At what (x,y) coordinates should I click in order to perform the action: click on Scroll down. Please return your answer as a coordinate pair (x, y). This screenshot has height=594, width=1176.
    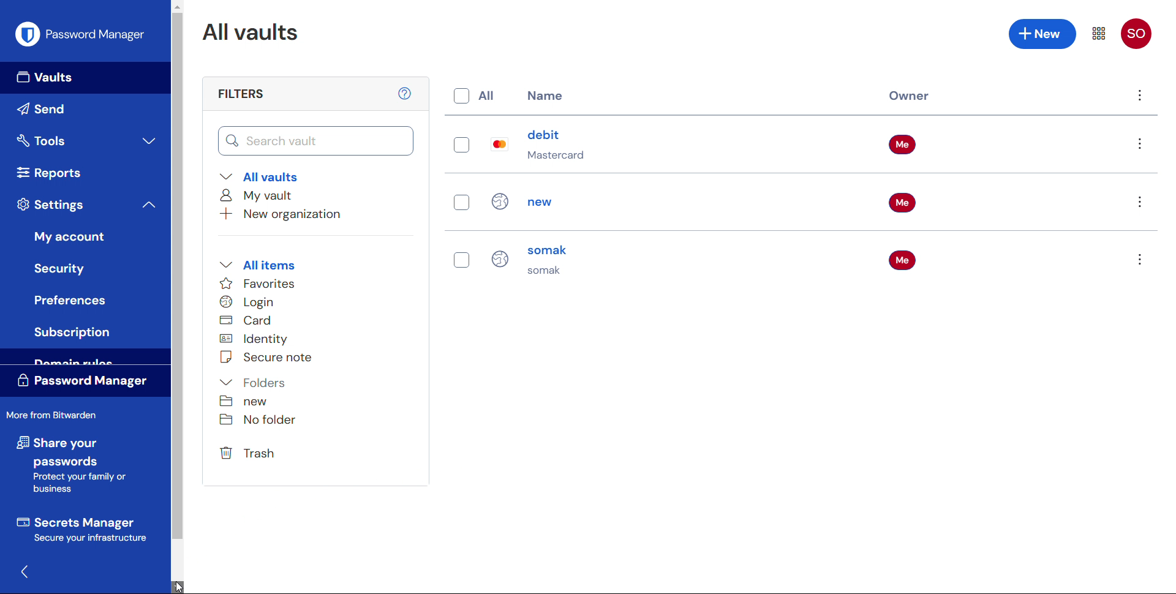
    Looking at the image, I should click on (178, 587).